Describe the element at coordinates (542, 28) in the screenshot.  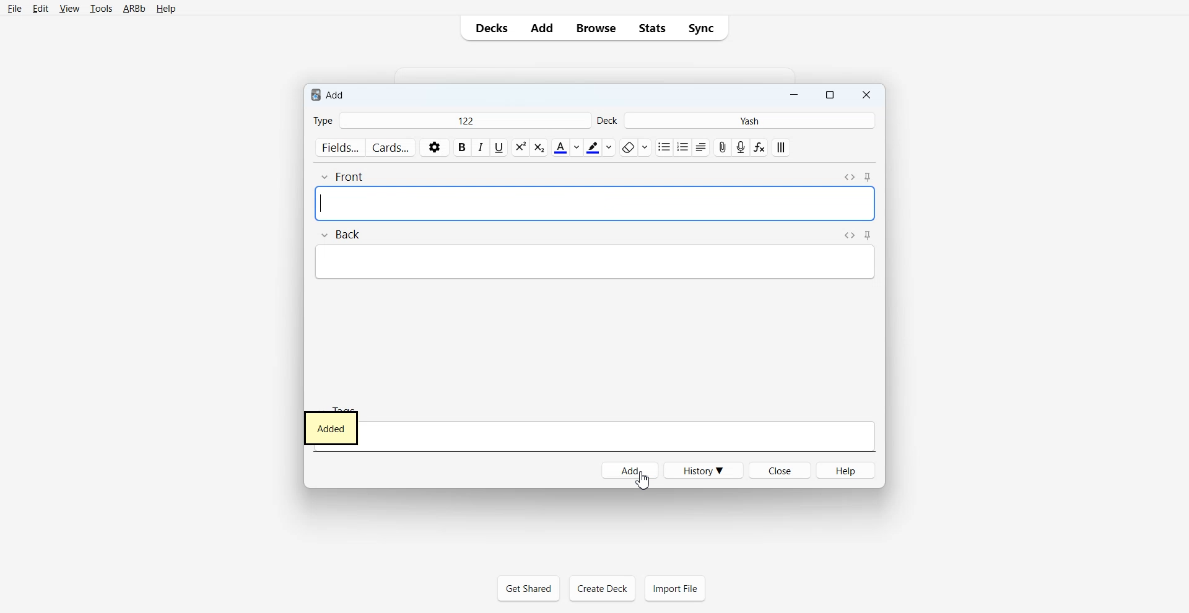
I see `Add` at that location.